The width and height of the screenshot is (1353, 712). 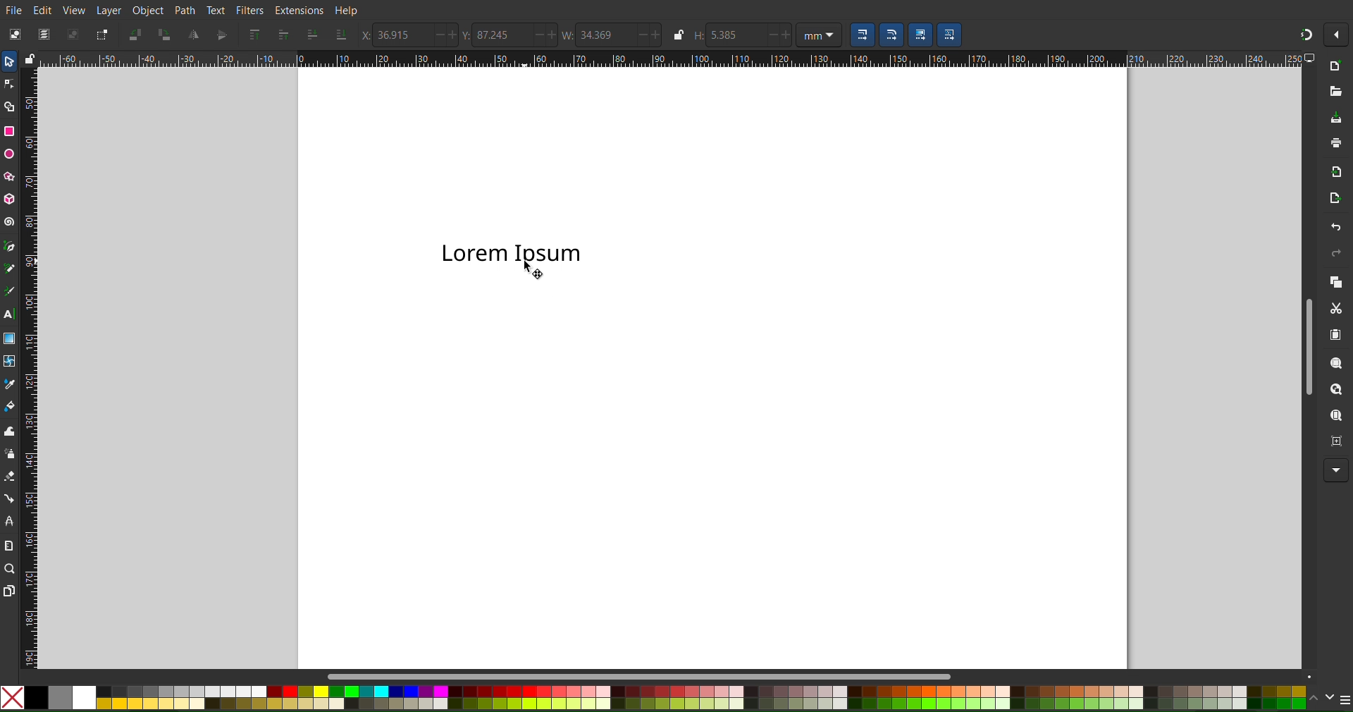 What do you see at coordinates (9, 154) in the screenshot?
I see `Ellipse` at bounding box center [9, 154].